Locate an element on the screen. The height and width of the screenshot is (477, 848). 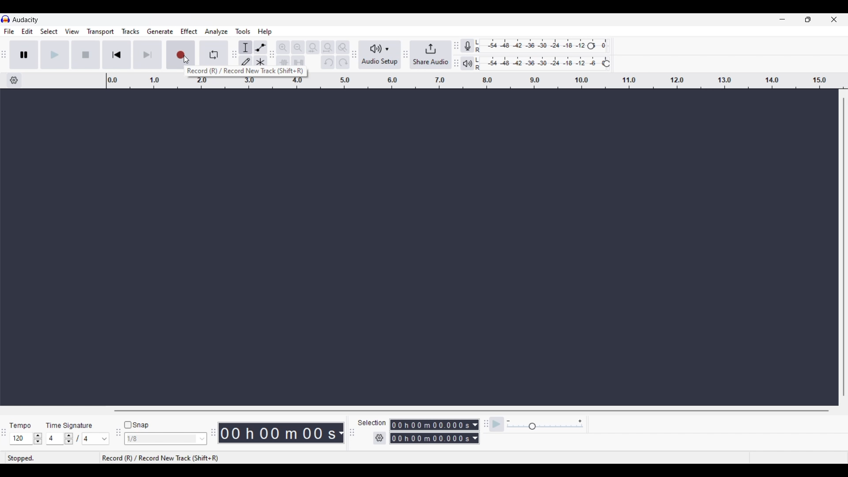
Vertical slide bar is located at coordinates (846, 247).